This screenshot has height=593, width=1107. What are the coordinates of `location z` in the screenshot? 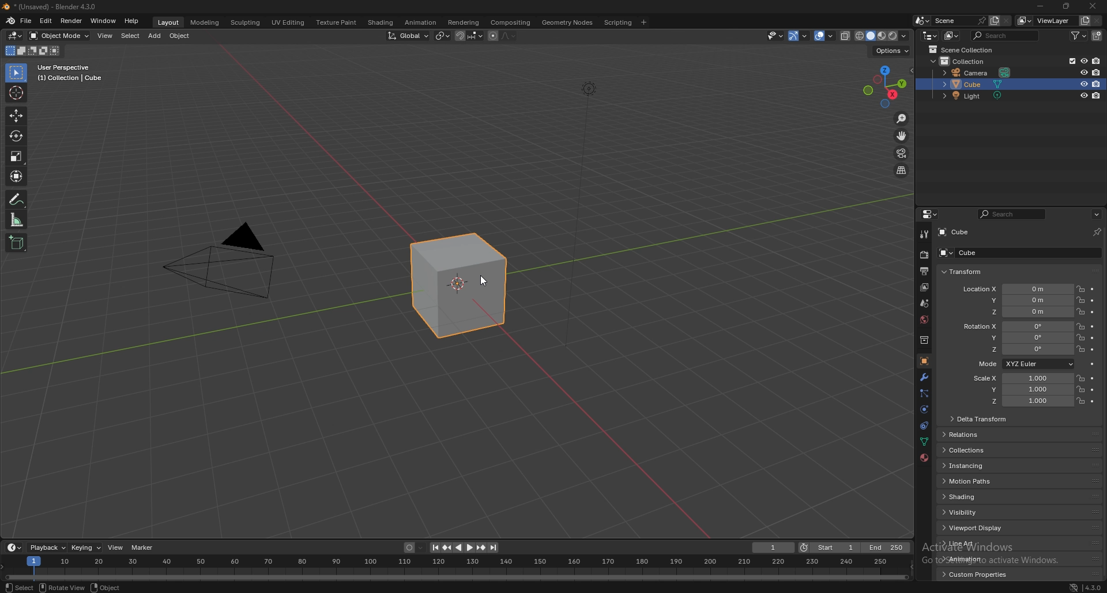 It's located at (1016, 311).